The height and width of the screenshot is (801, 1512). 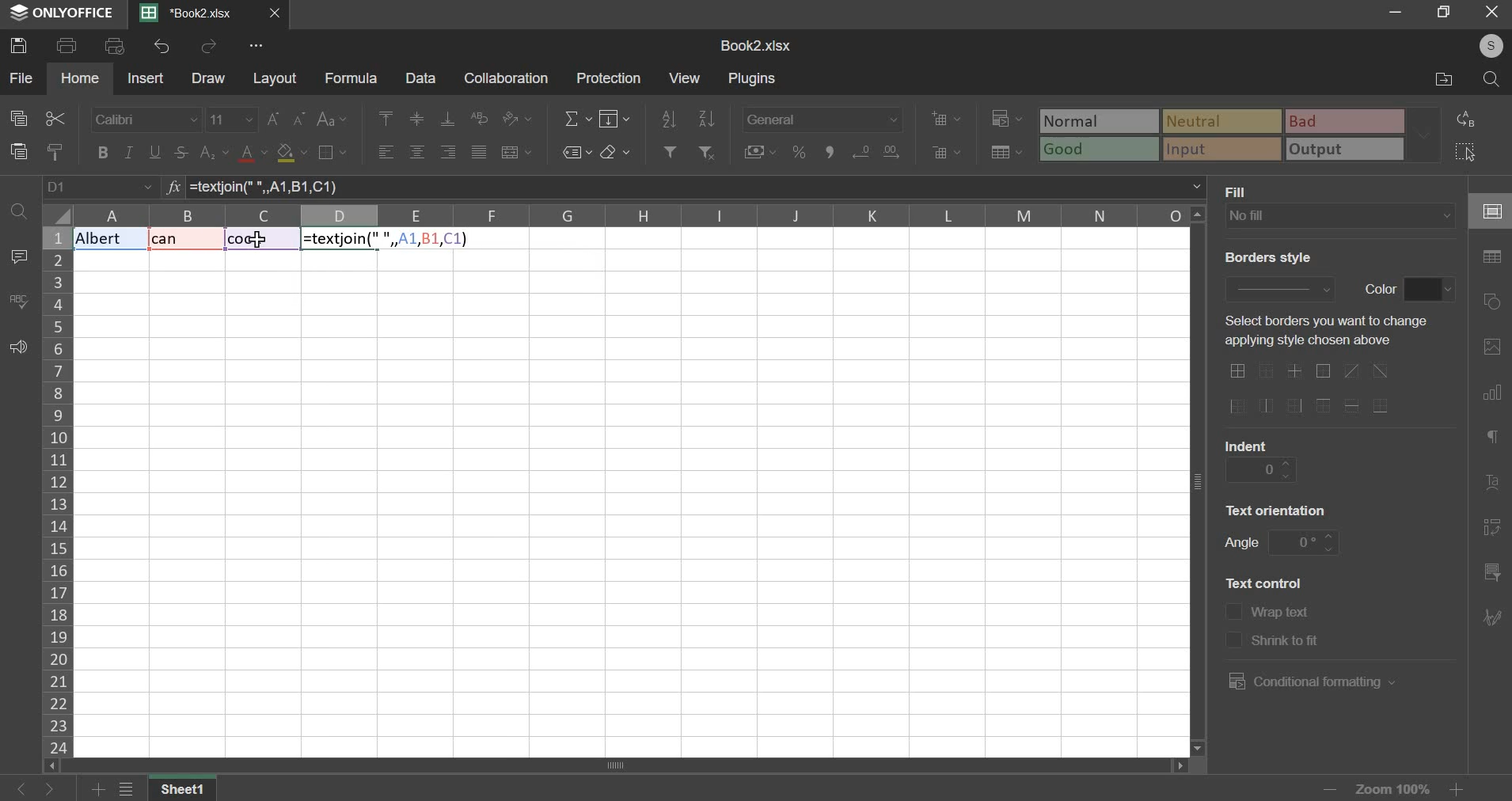 I want to click on slicer, so click(x=1490, y=575).